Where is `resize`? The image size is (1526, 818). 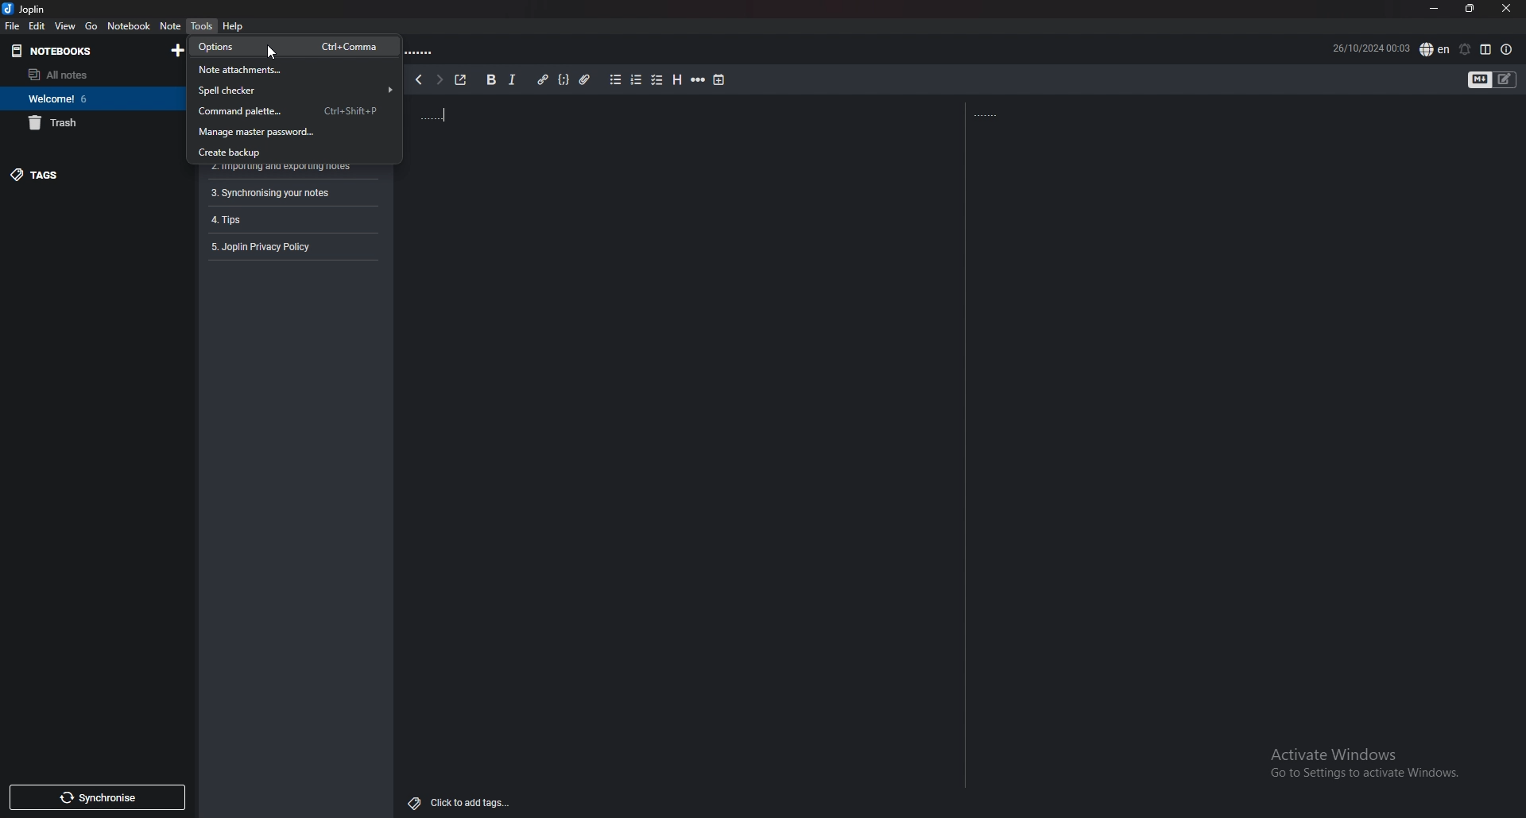
resize is located at coordinates (1469, 9).